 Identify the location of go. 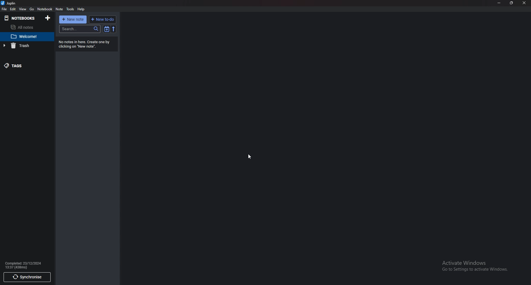
(32, 10).